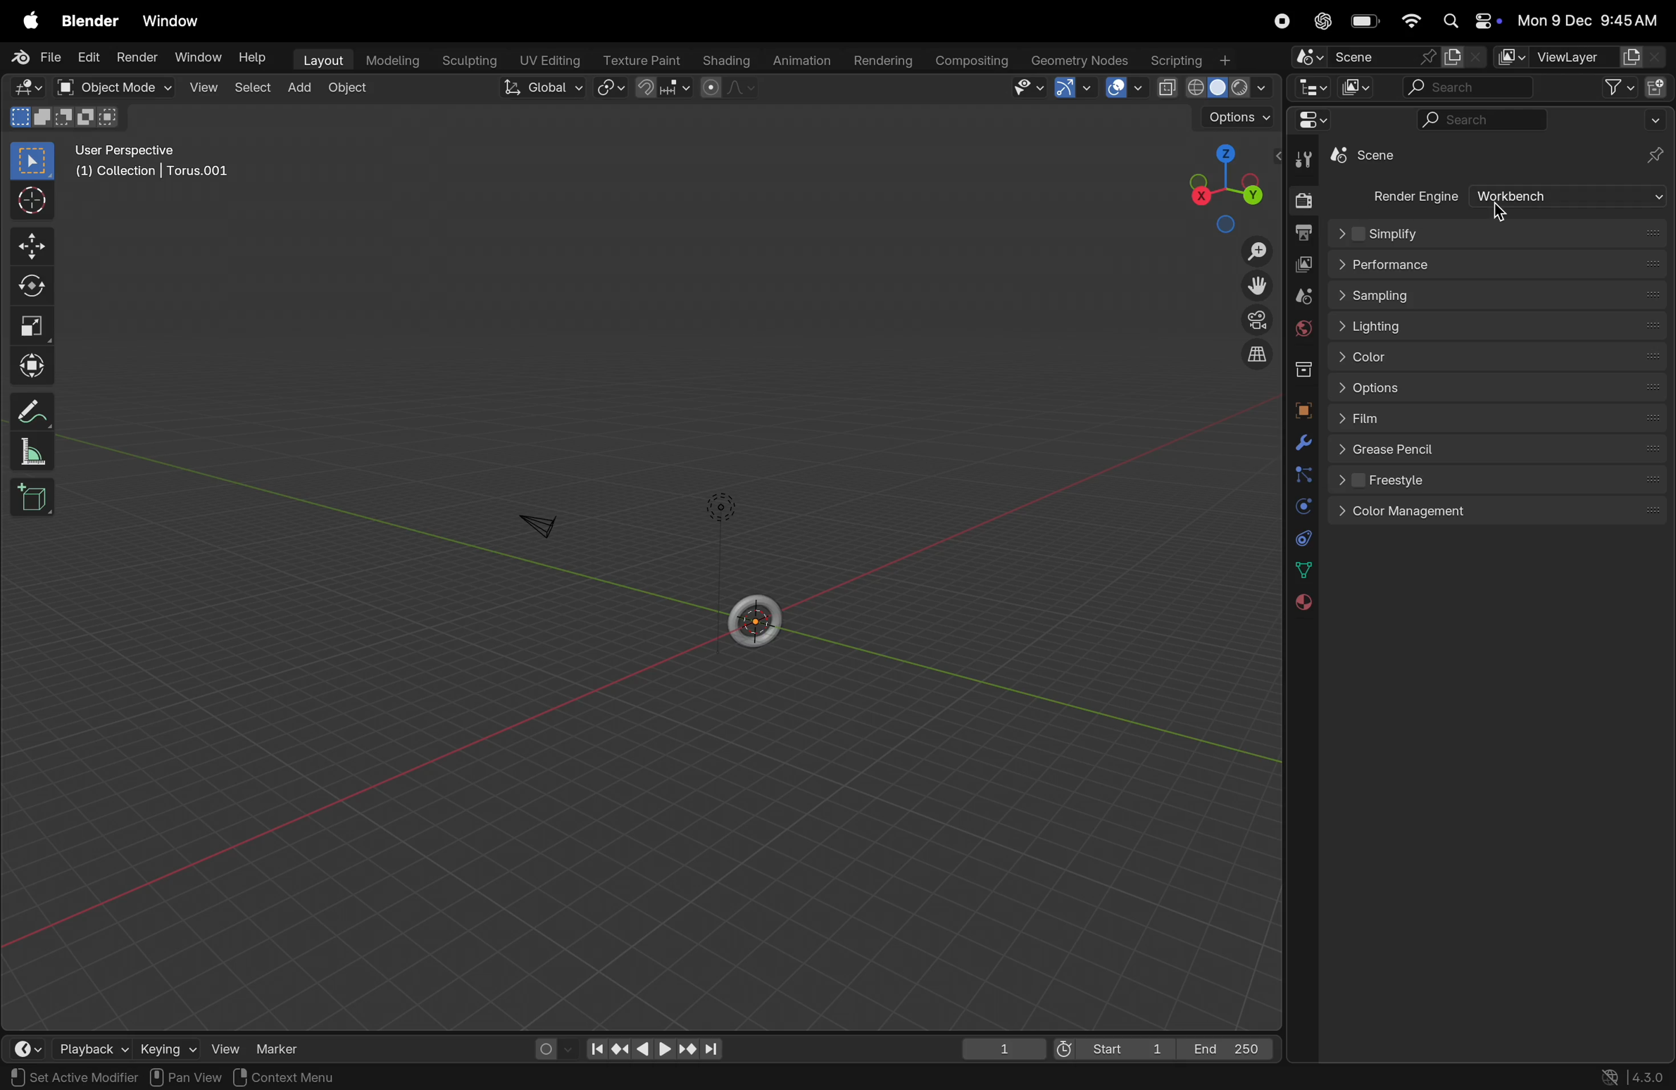  I want to click on options, so click(1494, 388).